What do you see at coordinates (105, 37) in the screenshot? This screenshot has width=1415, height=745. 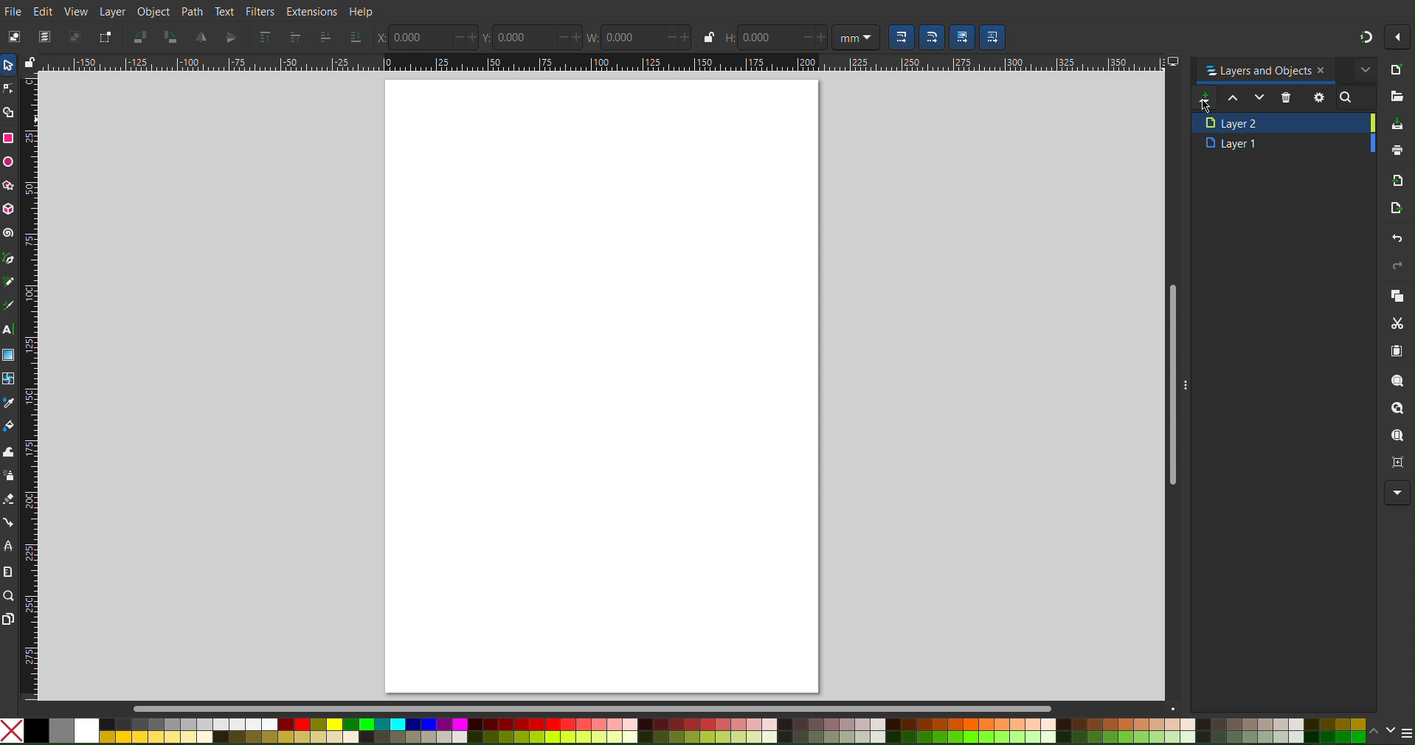 I see `Toggle Selection Box` at bounding box center [105, 37].